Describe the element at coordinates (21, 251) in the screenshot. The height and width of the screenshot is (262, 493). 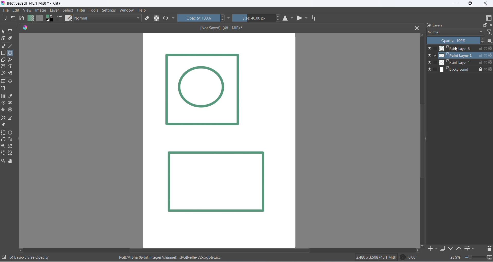
I see `move left` at that location.